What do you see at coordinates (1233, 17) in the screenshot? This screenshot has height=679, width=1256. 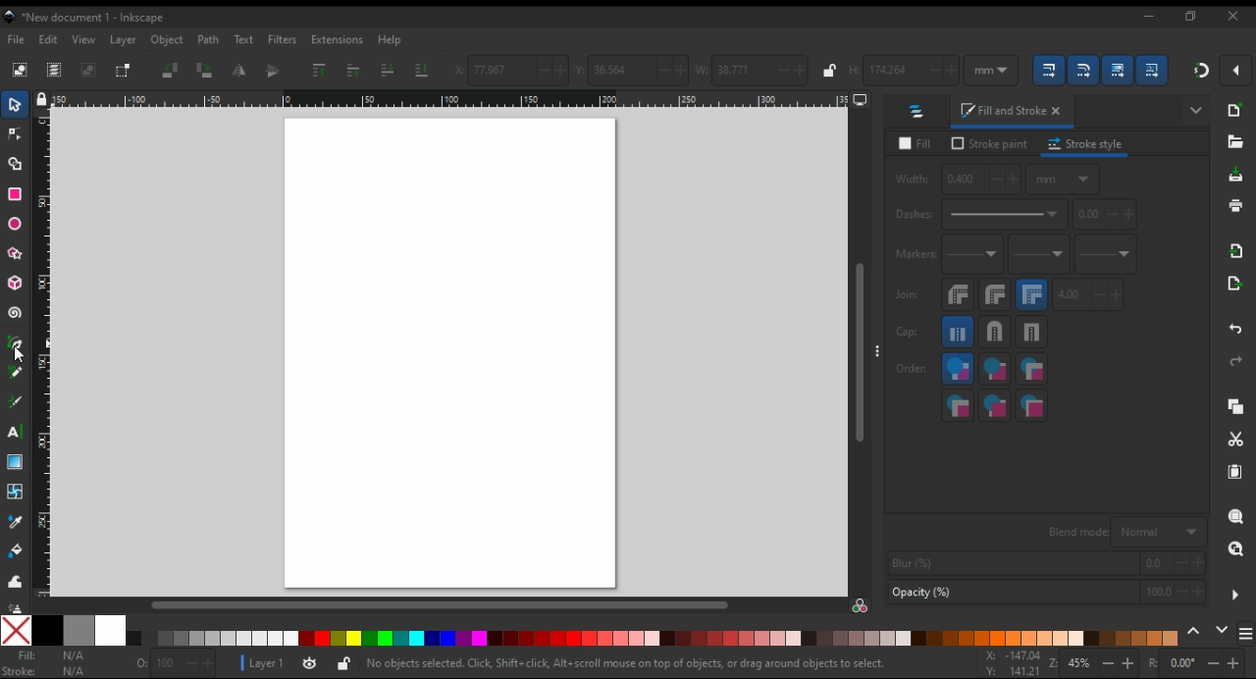 I see `close window` at bounding box center [1233, 17].